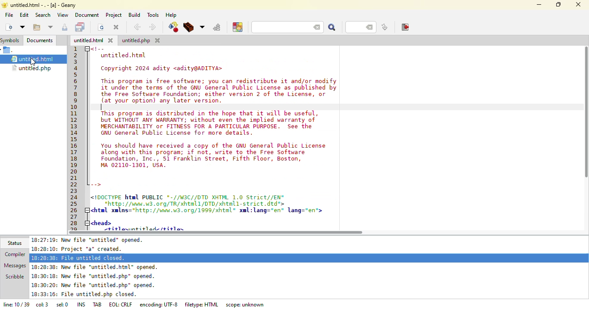 The image size is (589, 309). I want to click on status, so click(14, 243).